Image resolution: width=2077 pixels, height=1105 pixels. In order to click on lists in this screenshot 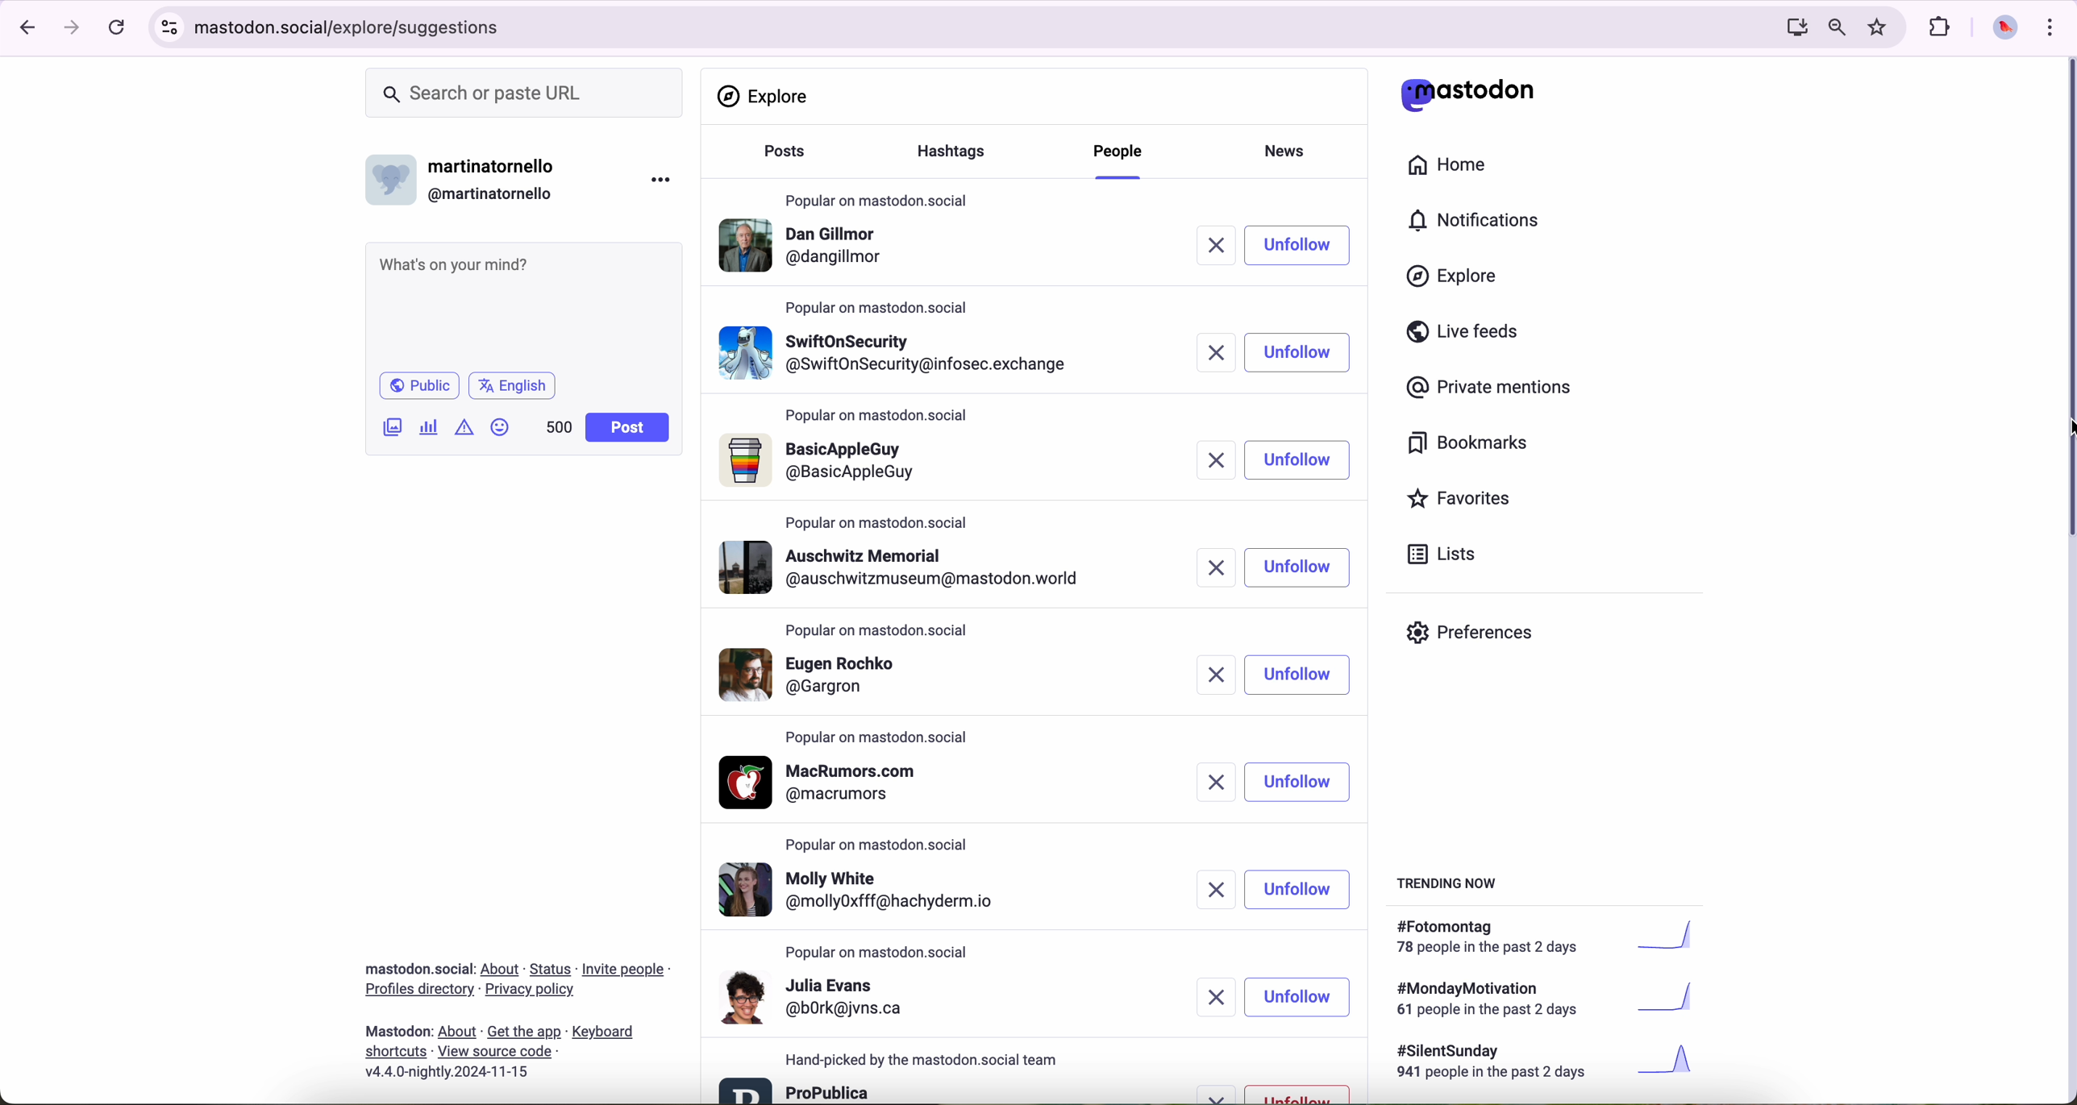, I will do `click(1435, 554)`.